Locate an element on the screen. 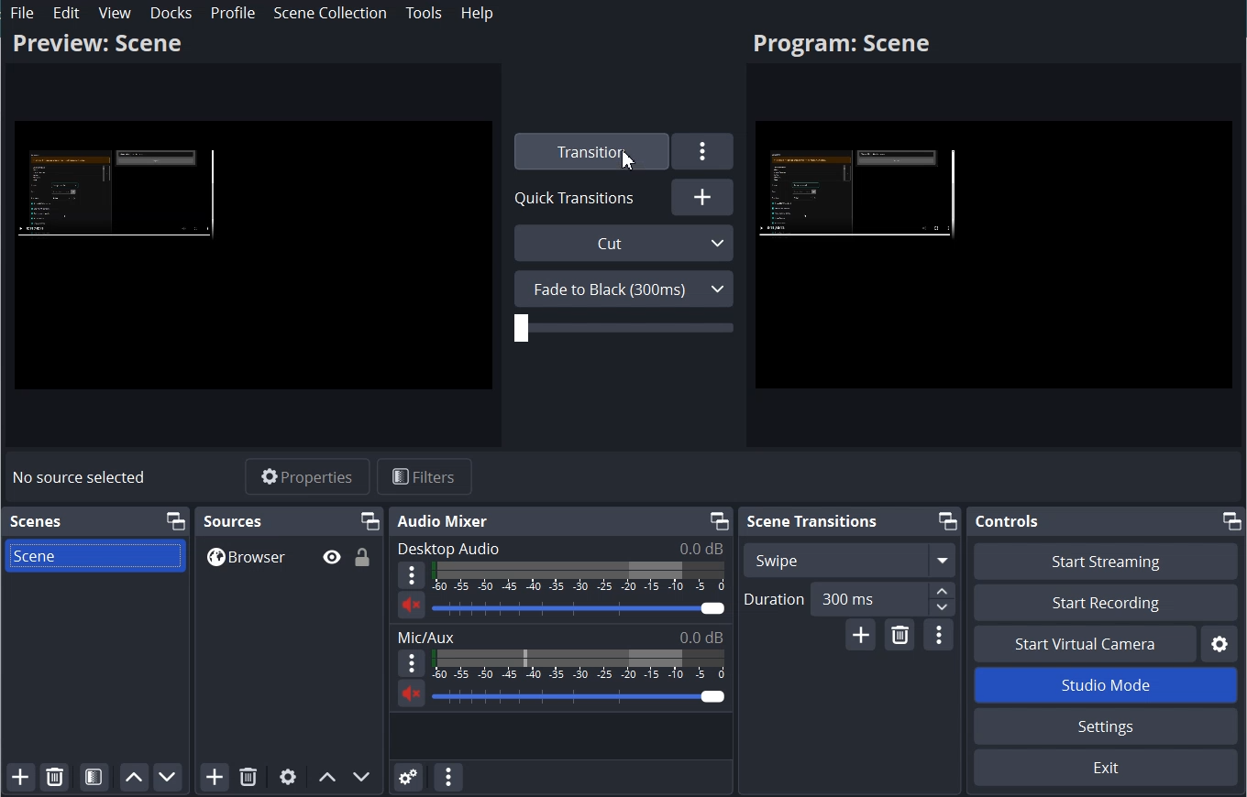 Image resolution: width=1247 pixels, height=797 pixels. Settings is located at coordinates (703, 151).